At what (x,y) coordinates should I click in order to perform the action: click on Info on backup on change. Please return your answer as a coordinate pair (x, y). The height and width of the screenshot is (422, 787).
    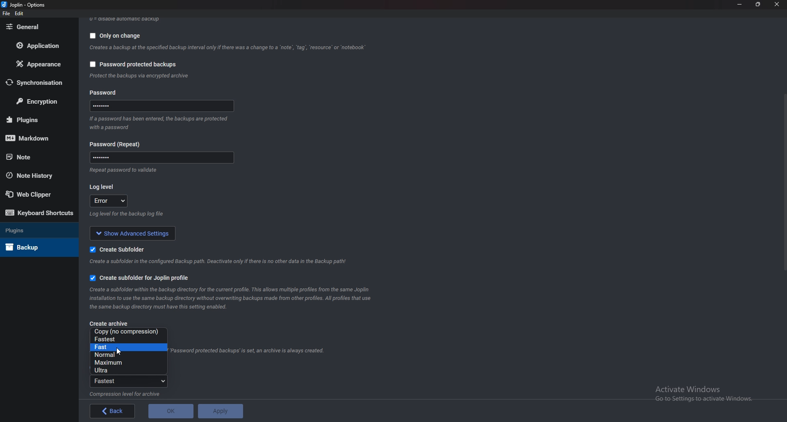
    Looking at the image, I should click on (227, 49).